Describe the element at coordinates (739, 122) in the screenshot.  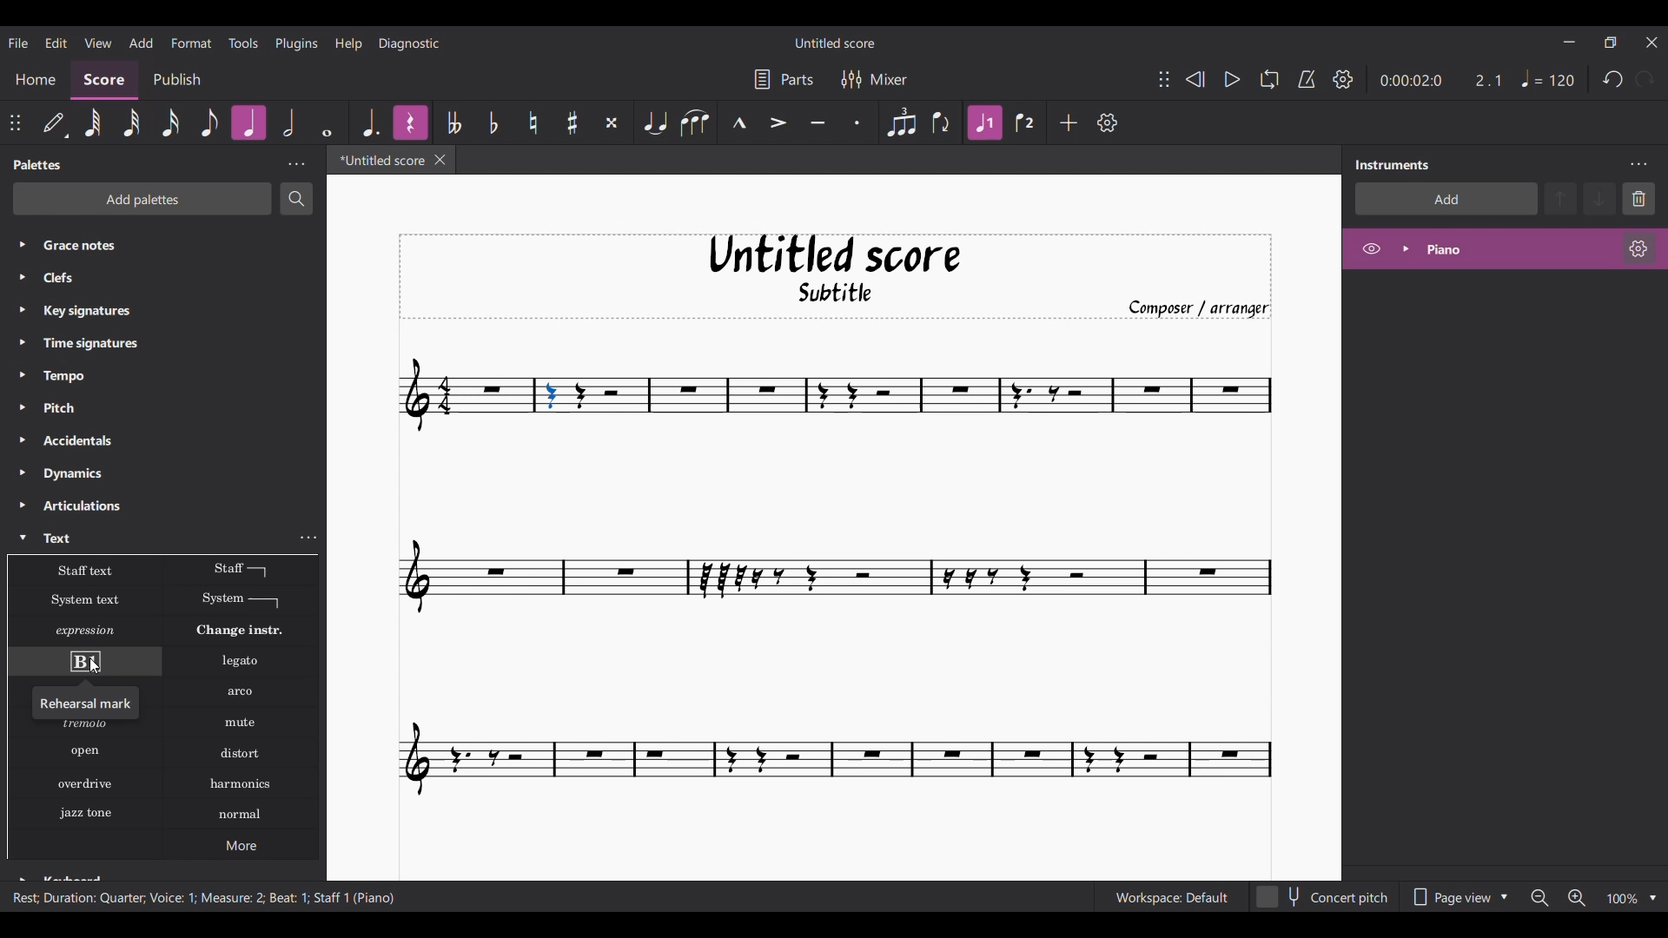
I see `Marcato` at that location.